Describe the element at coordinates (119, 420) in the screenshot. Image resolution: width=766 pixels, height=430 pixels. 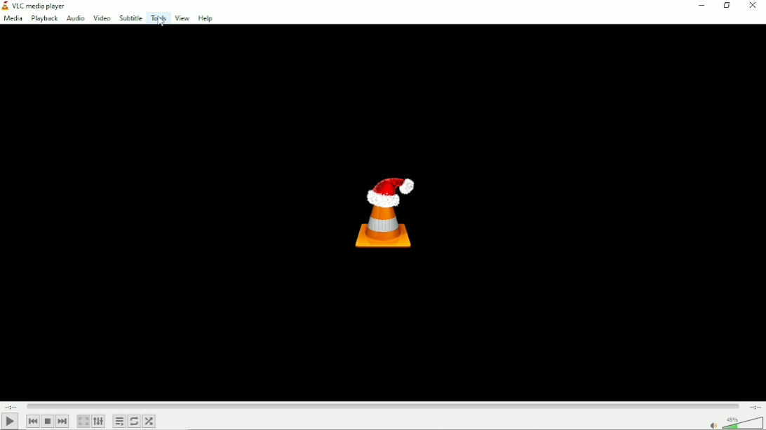
I see `Toggle playlist` at that location.